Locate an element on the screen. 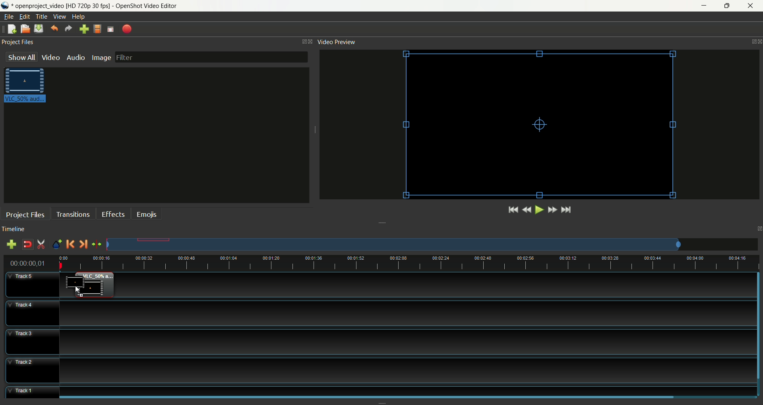 The image size is (763, 405). minimize is located at coordinates (705, 5).